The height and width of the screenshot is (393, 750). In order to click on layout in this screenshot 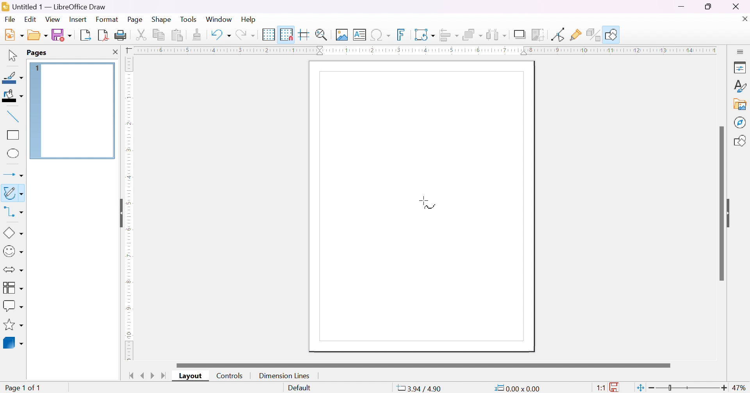, I will do `click(192, 375)`.